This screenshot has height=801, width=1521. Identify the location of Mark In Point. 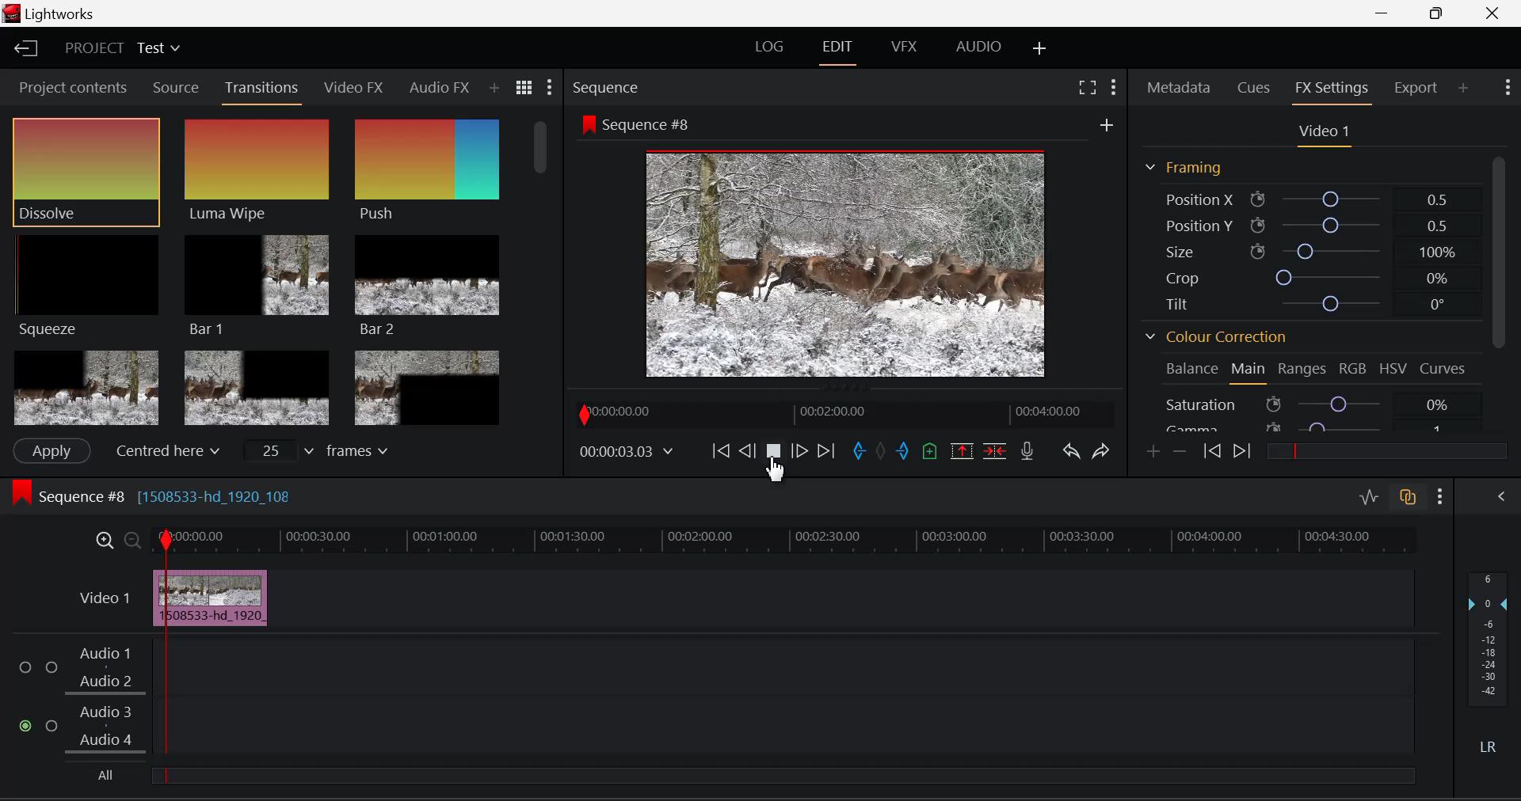
(166, 658).